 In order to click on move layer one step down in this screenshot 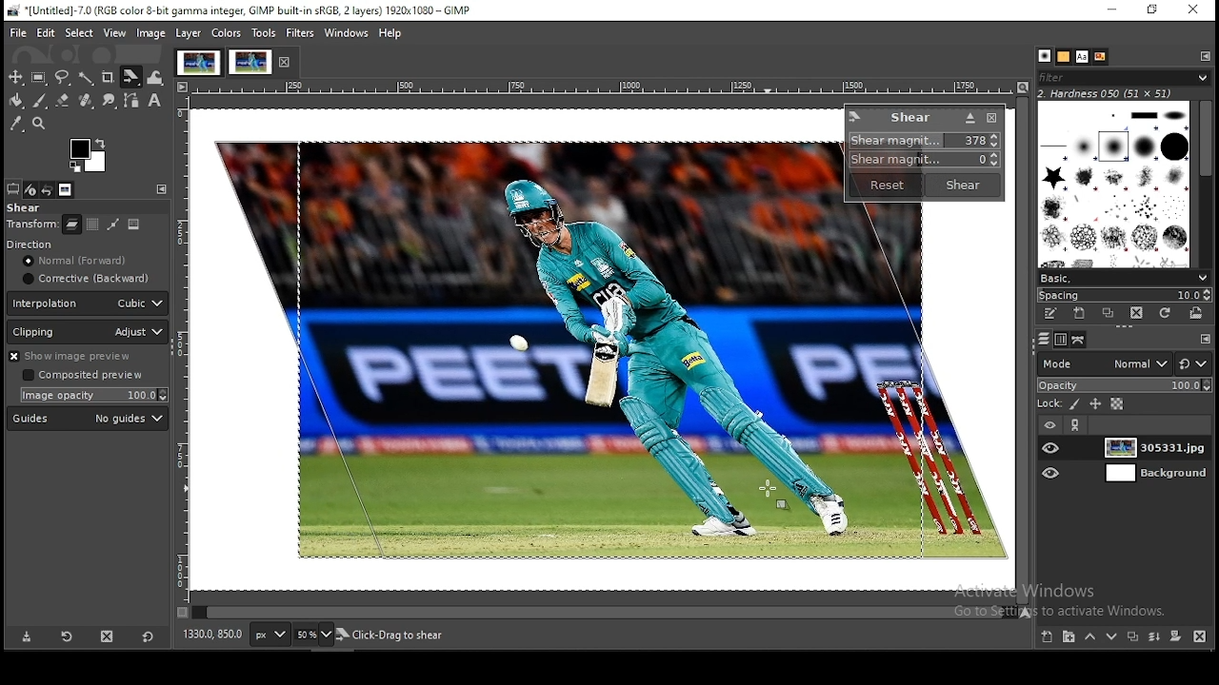, I will do `click(1113, 637)`.